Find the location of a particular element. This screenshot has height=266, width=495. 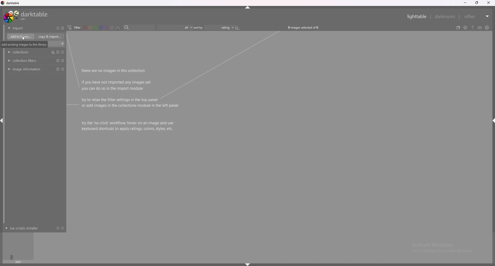

presets is located at coordinates (62, 228).